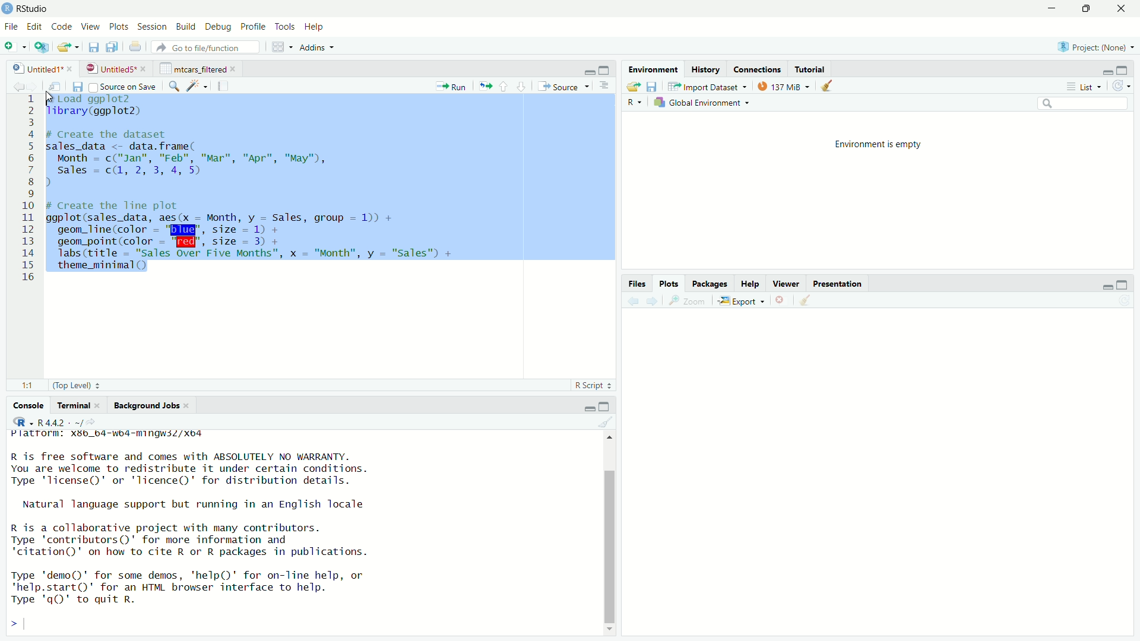  What do you see at coordinates (79, 87) in the screenshot?
I see `save` at bounding box center [79, 87].